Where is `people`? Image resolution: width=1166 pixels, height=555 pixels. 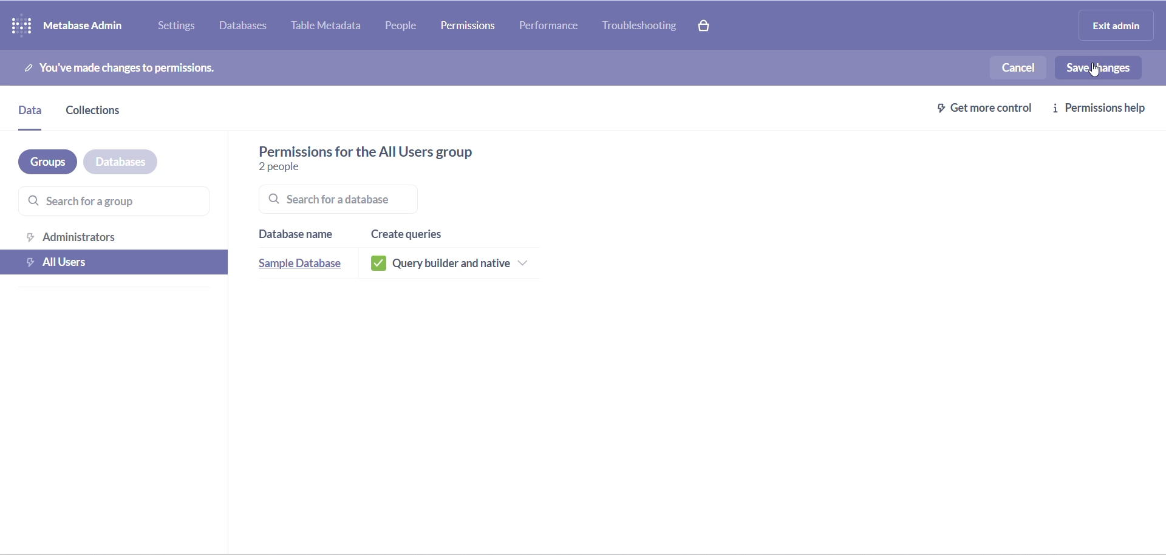
people is located at coordinates (409, 27).